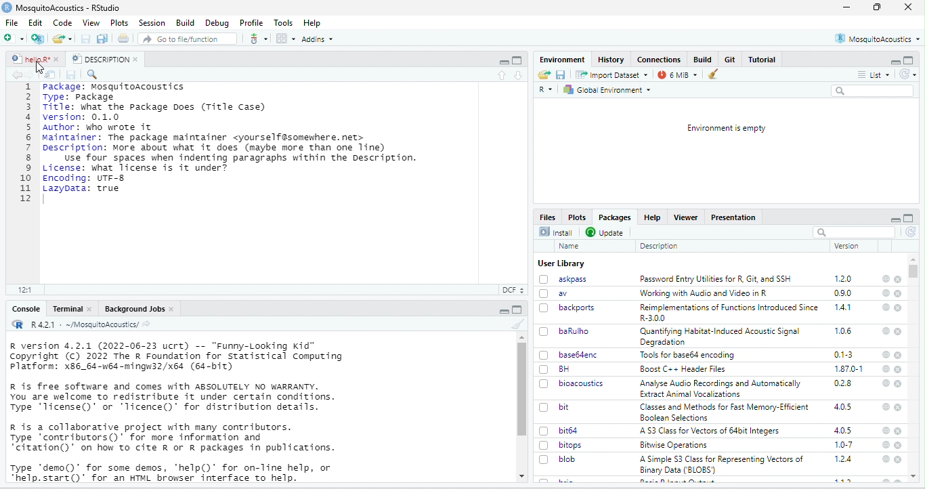  I want to click on Show in new window, so click(50, 75).